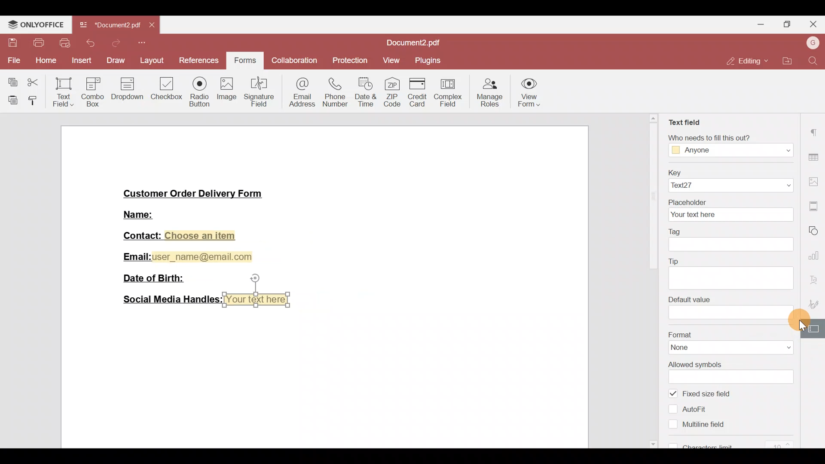 The width and height of the screenshot is (825, 464). Describe the element at coordinates (246, 58) in the screenshot. I see `Forms` at that location.